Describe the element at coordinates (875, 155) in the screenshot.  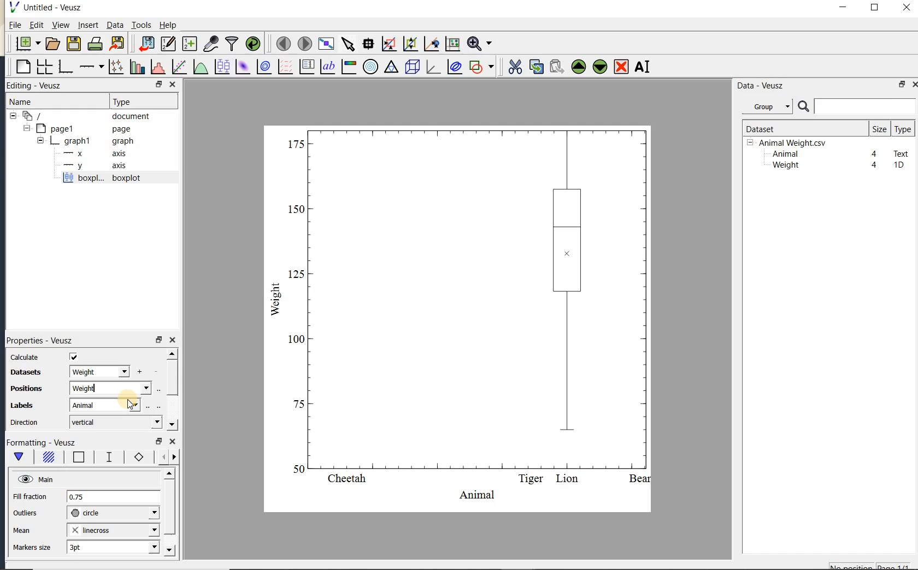
I see `4` at that location.